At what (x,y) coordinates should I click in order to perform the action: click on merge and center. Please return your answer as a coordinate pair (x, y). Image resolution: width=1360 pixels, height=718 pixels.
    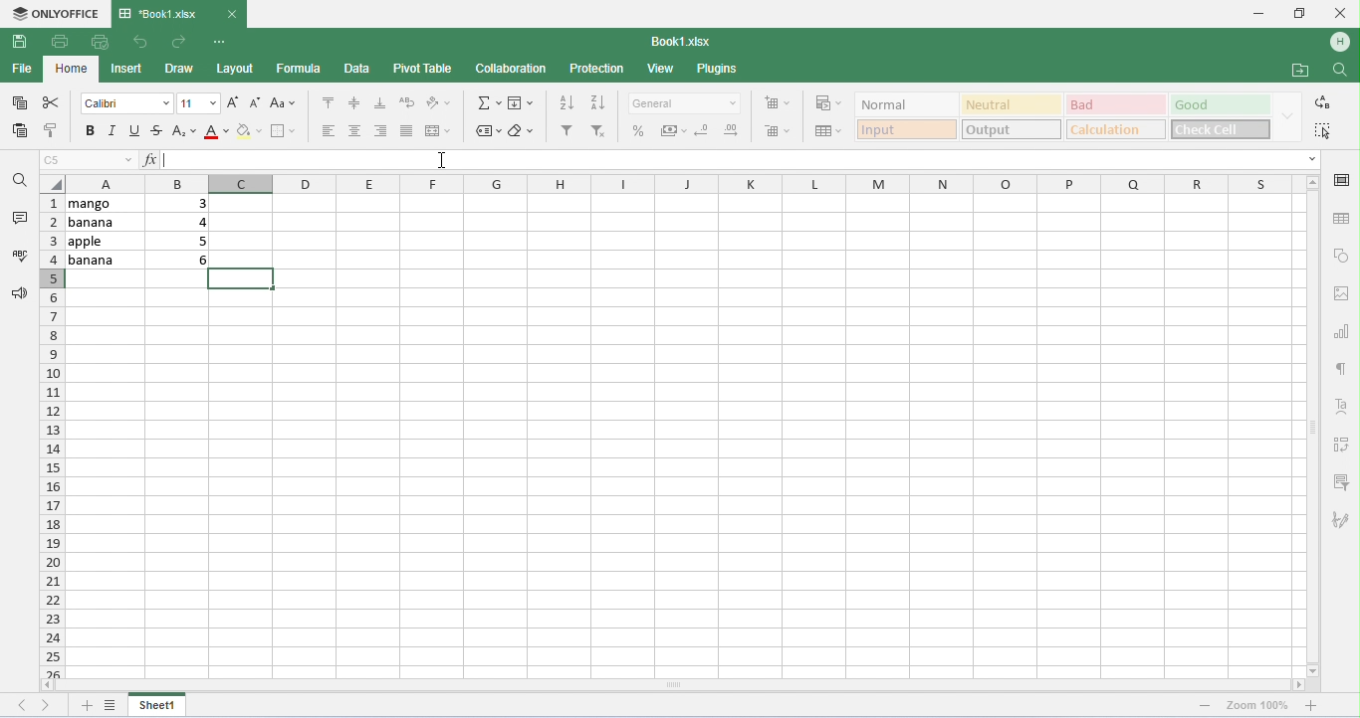
    Looking at the image, I should click on (439, 132).